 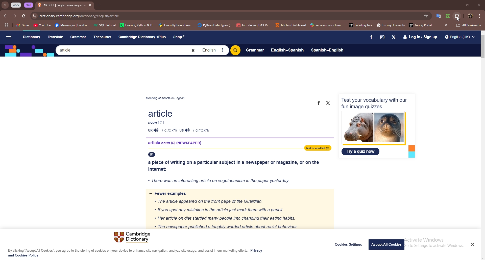 What do you see at coordinates (382, 37) in the screenshot?
I see `Instagram` at bounding box center [382, 37].